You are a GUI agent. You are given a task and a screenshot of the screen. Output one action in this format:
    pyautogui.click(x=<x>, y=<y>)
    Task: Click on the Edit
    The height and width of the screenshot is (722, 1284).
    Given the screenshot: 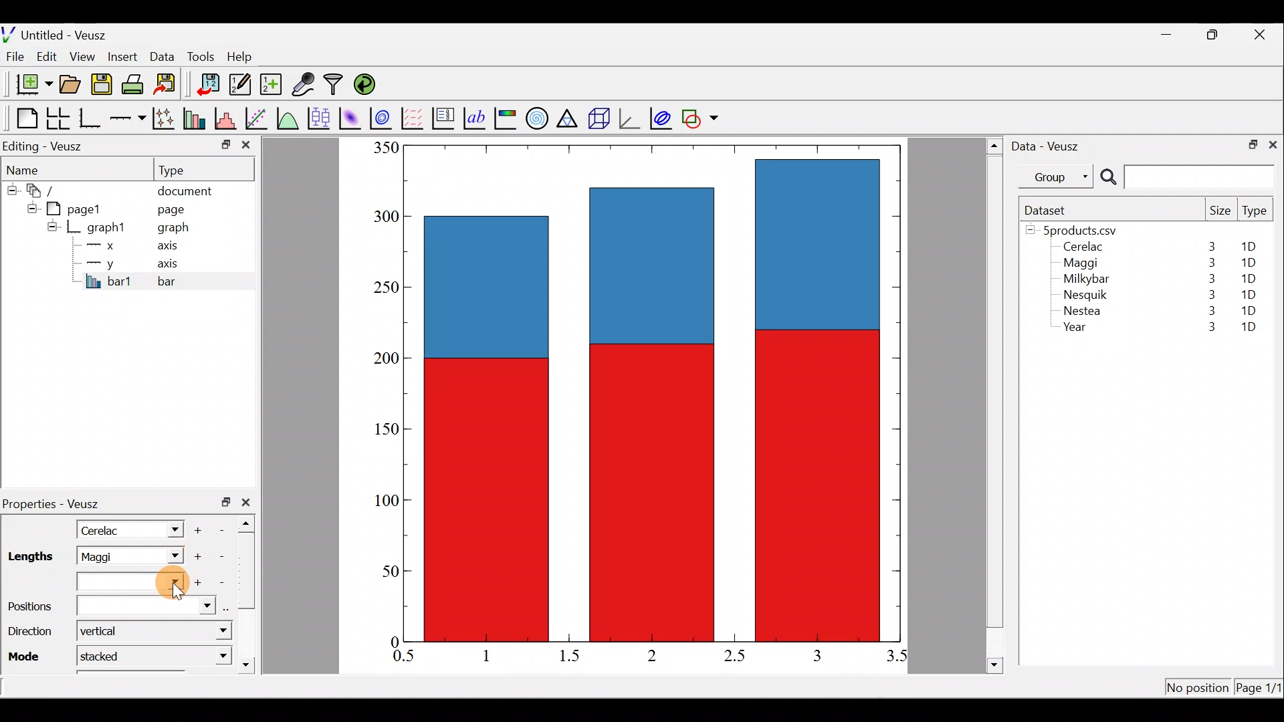 What is the action you would take?
    pyautogui.click(x=47, y=55)
    